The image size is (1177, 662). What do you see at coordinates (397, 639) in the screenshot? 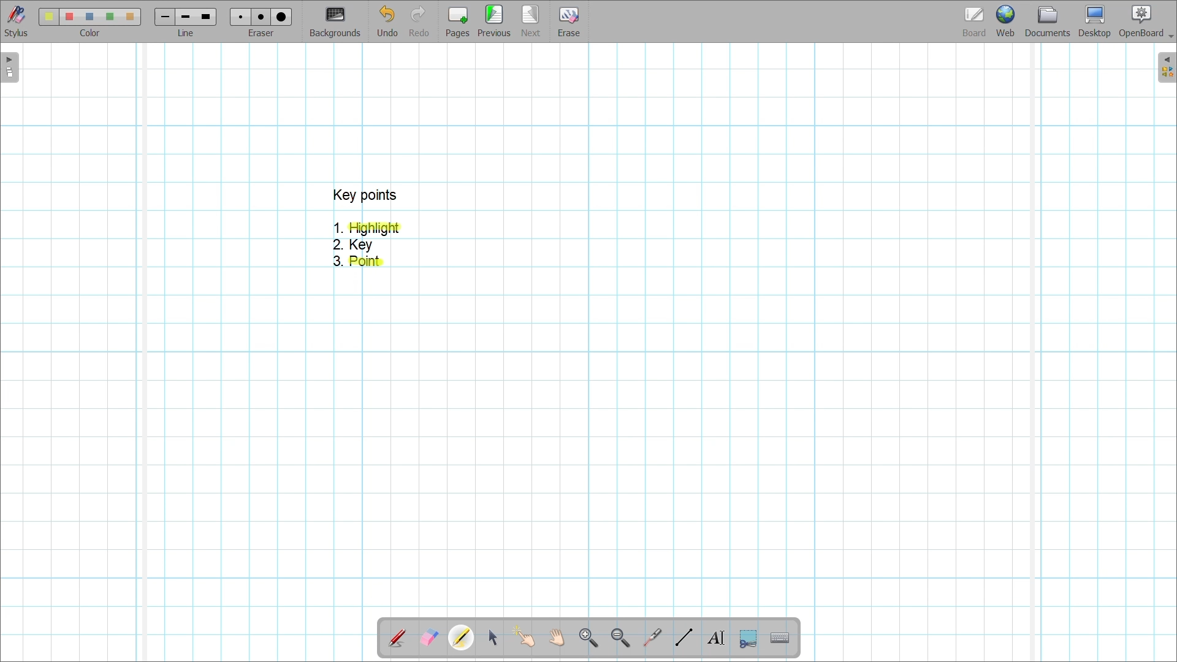
I see `Annotate document` at bounding box center [397, 639].